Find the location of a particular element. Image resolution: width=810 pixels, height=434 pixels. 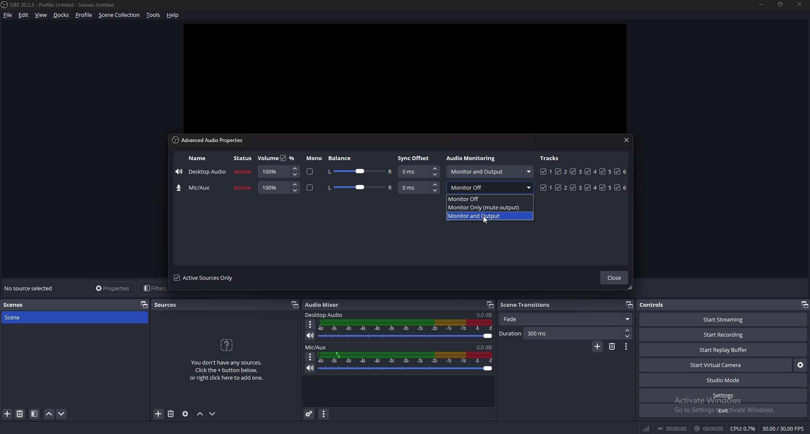

You don't have any sources.Click the + button below,or right click here to add one. is located at coordinates (227, 371).